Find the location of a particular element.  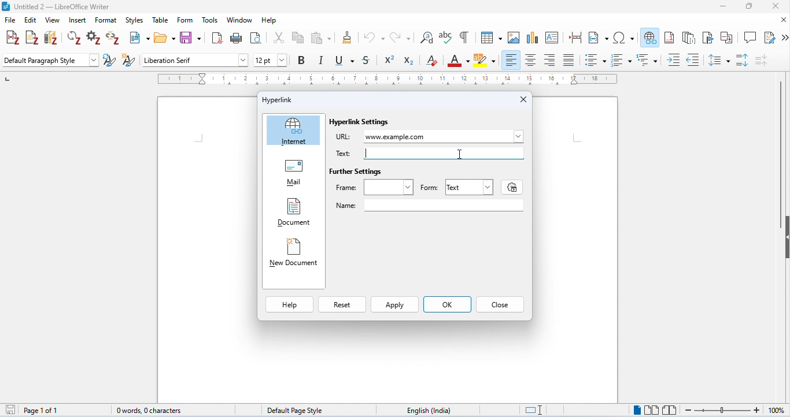

Form: | is located at coordinates (429, 186).